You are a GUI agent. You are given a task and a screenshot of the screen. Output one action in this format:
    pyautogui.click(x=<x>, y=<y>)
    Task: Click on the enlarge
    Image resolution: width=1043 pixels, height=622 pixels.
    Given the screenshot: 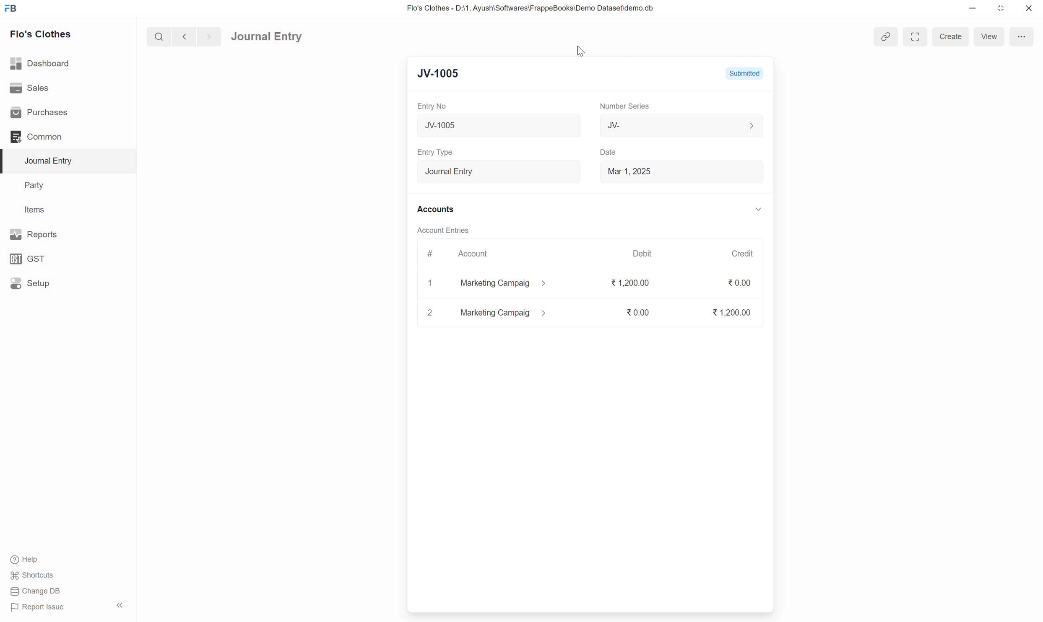 What is the action you would take?
    pyautogui.click(x=914, y=36)
    